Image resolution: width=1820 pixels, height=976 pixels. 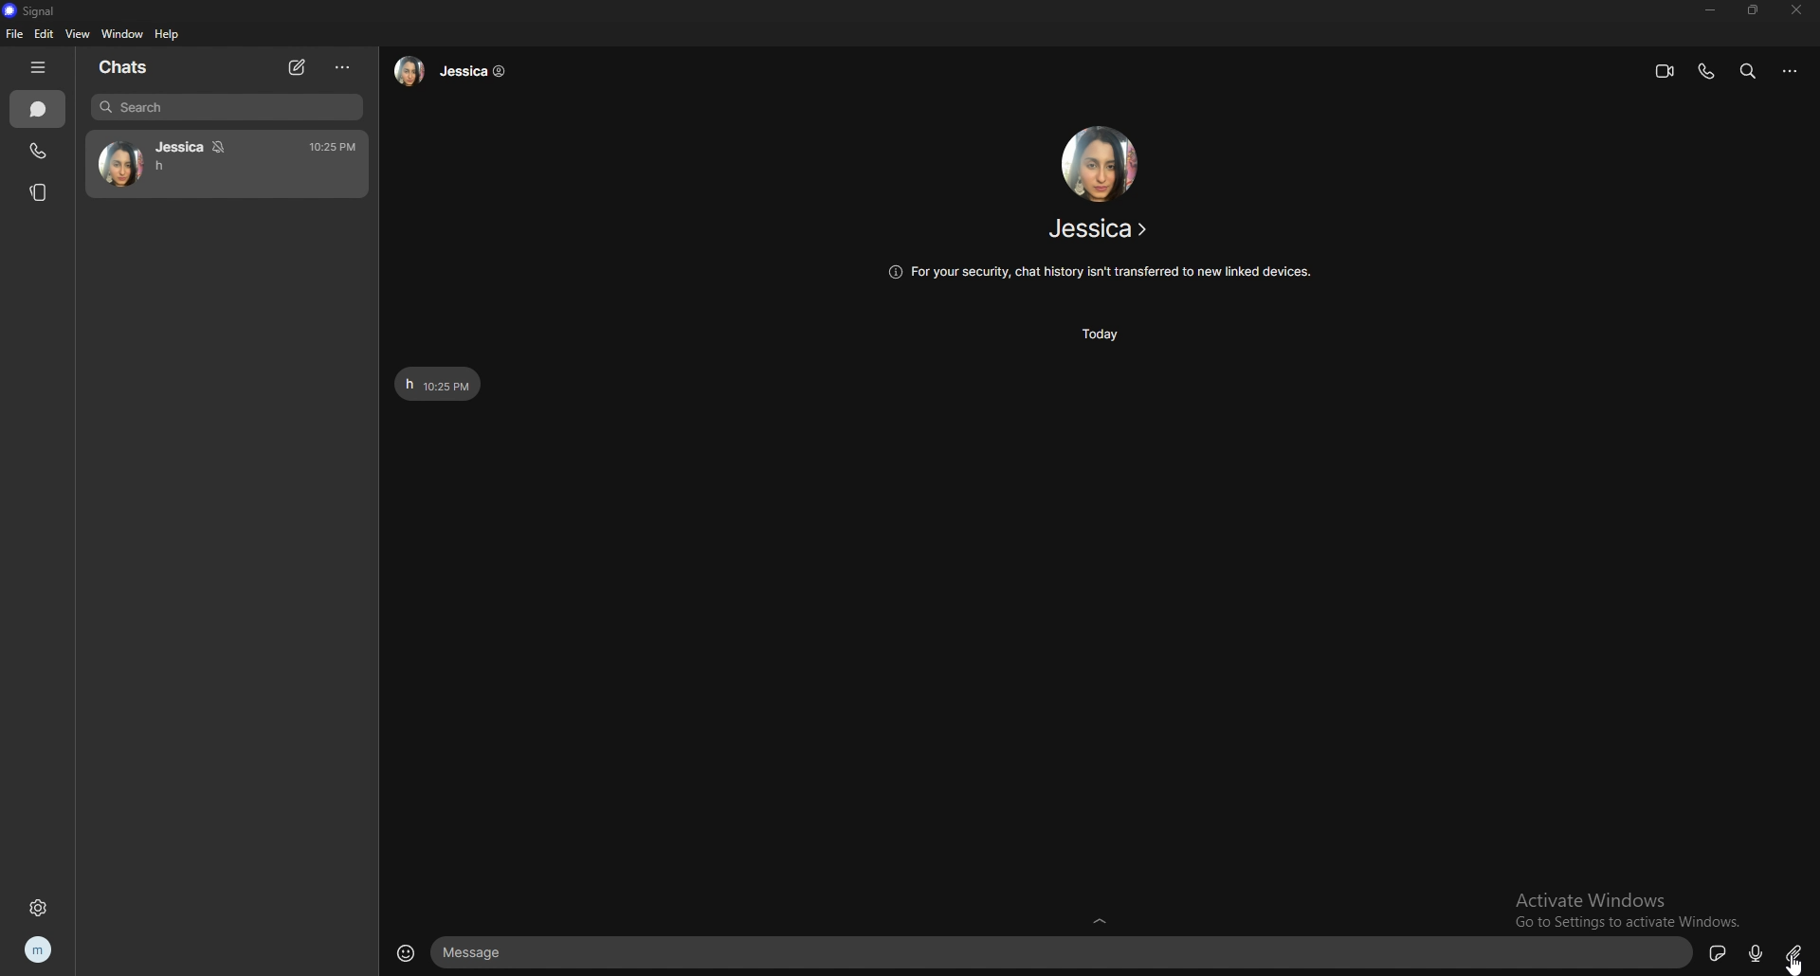 I want to click on sticker, so click(x=1718, y=951).